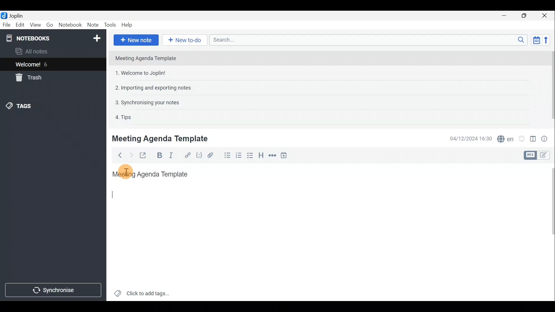 This screenshot has height=312, width=555. Describe the element at coordinates (124, 117) in the screenshot. I see `4. Tips` at that location.